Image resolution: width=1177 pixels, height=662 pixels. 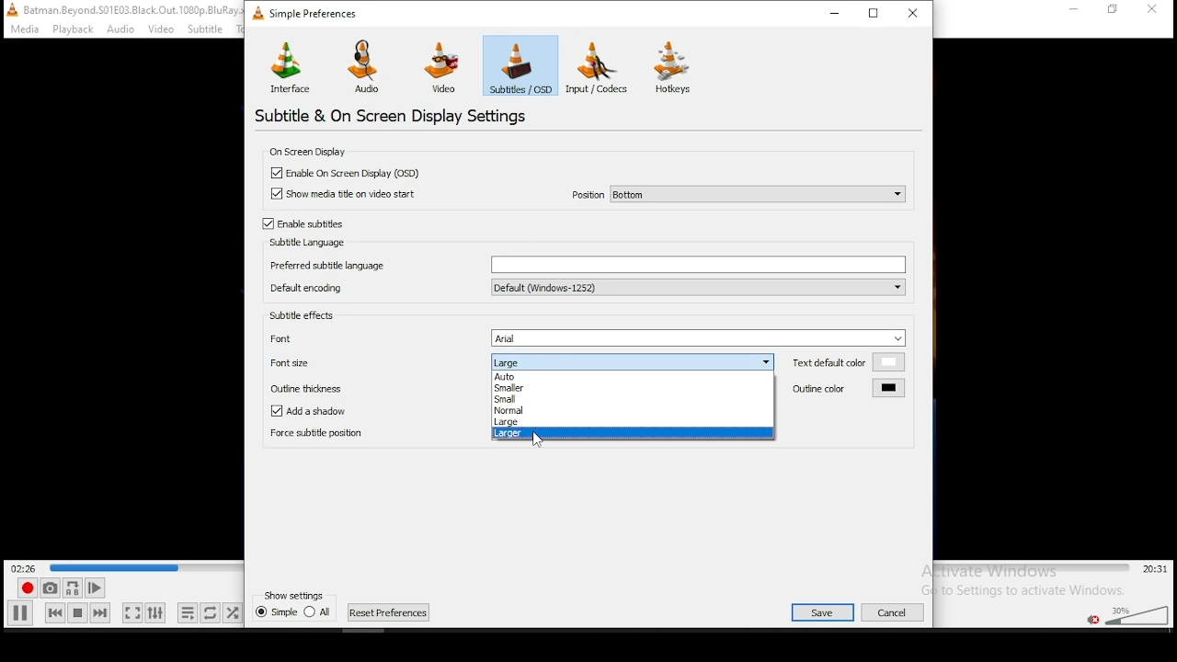 I want to click on Next media in playlist, skips forward when held, so click(x=99, y=613).